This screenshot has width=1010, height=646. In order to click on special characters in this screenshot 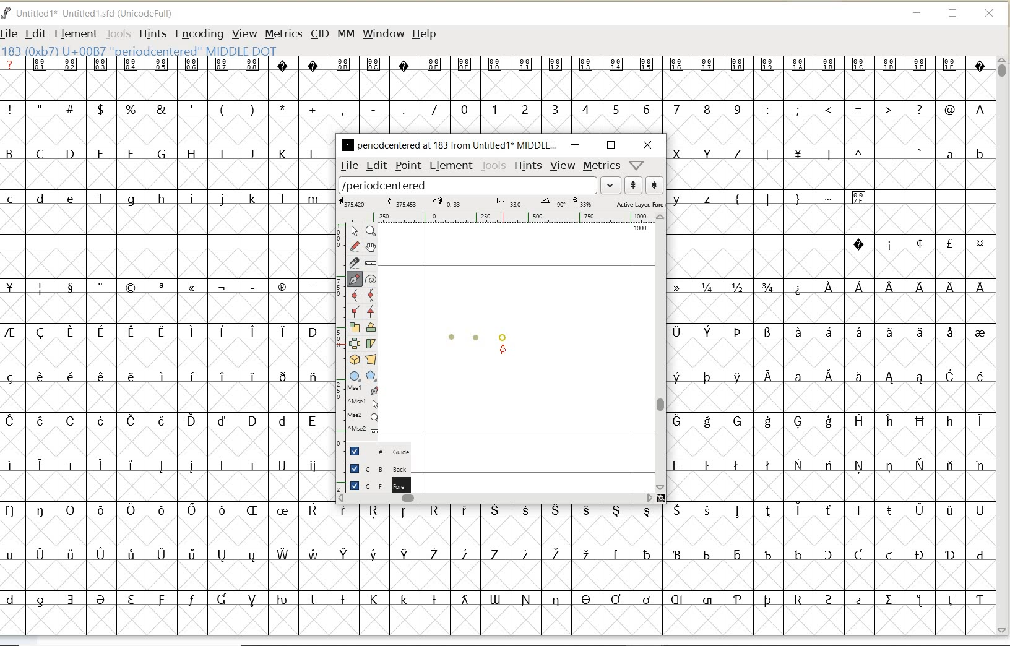, I will do `click(918, 243)`.